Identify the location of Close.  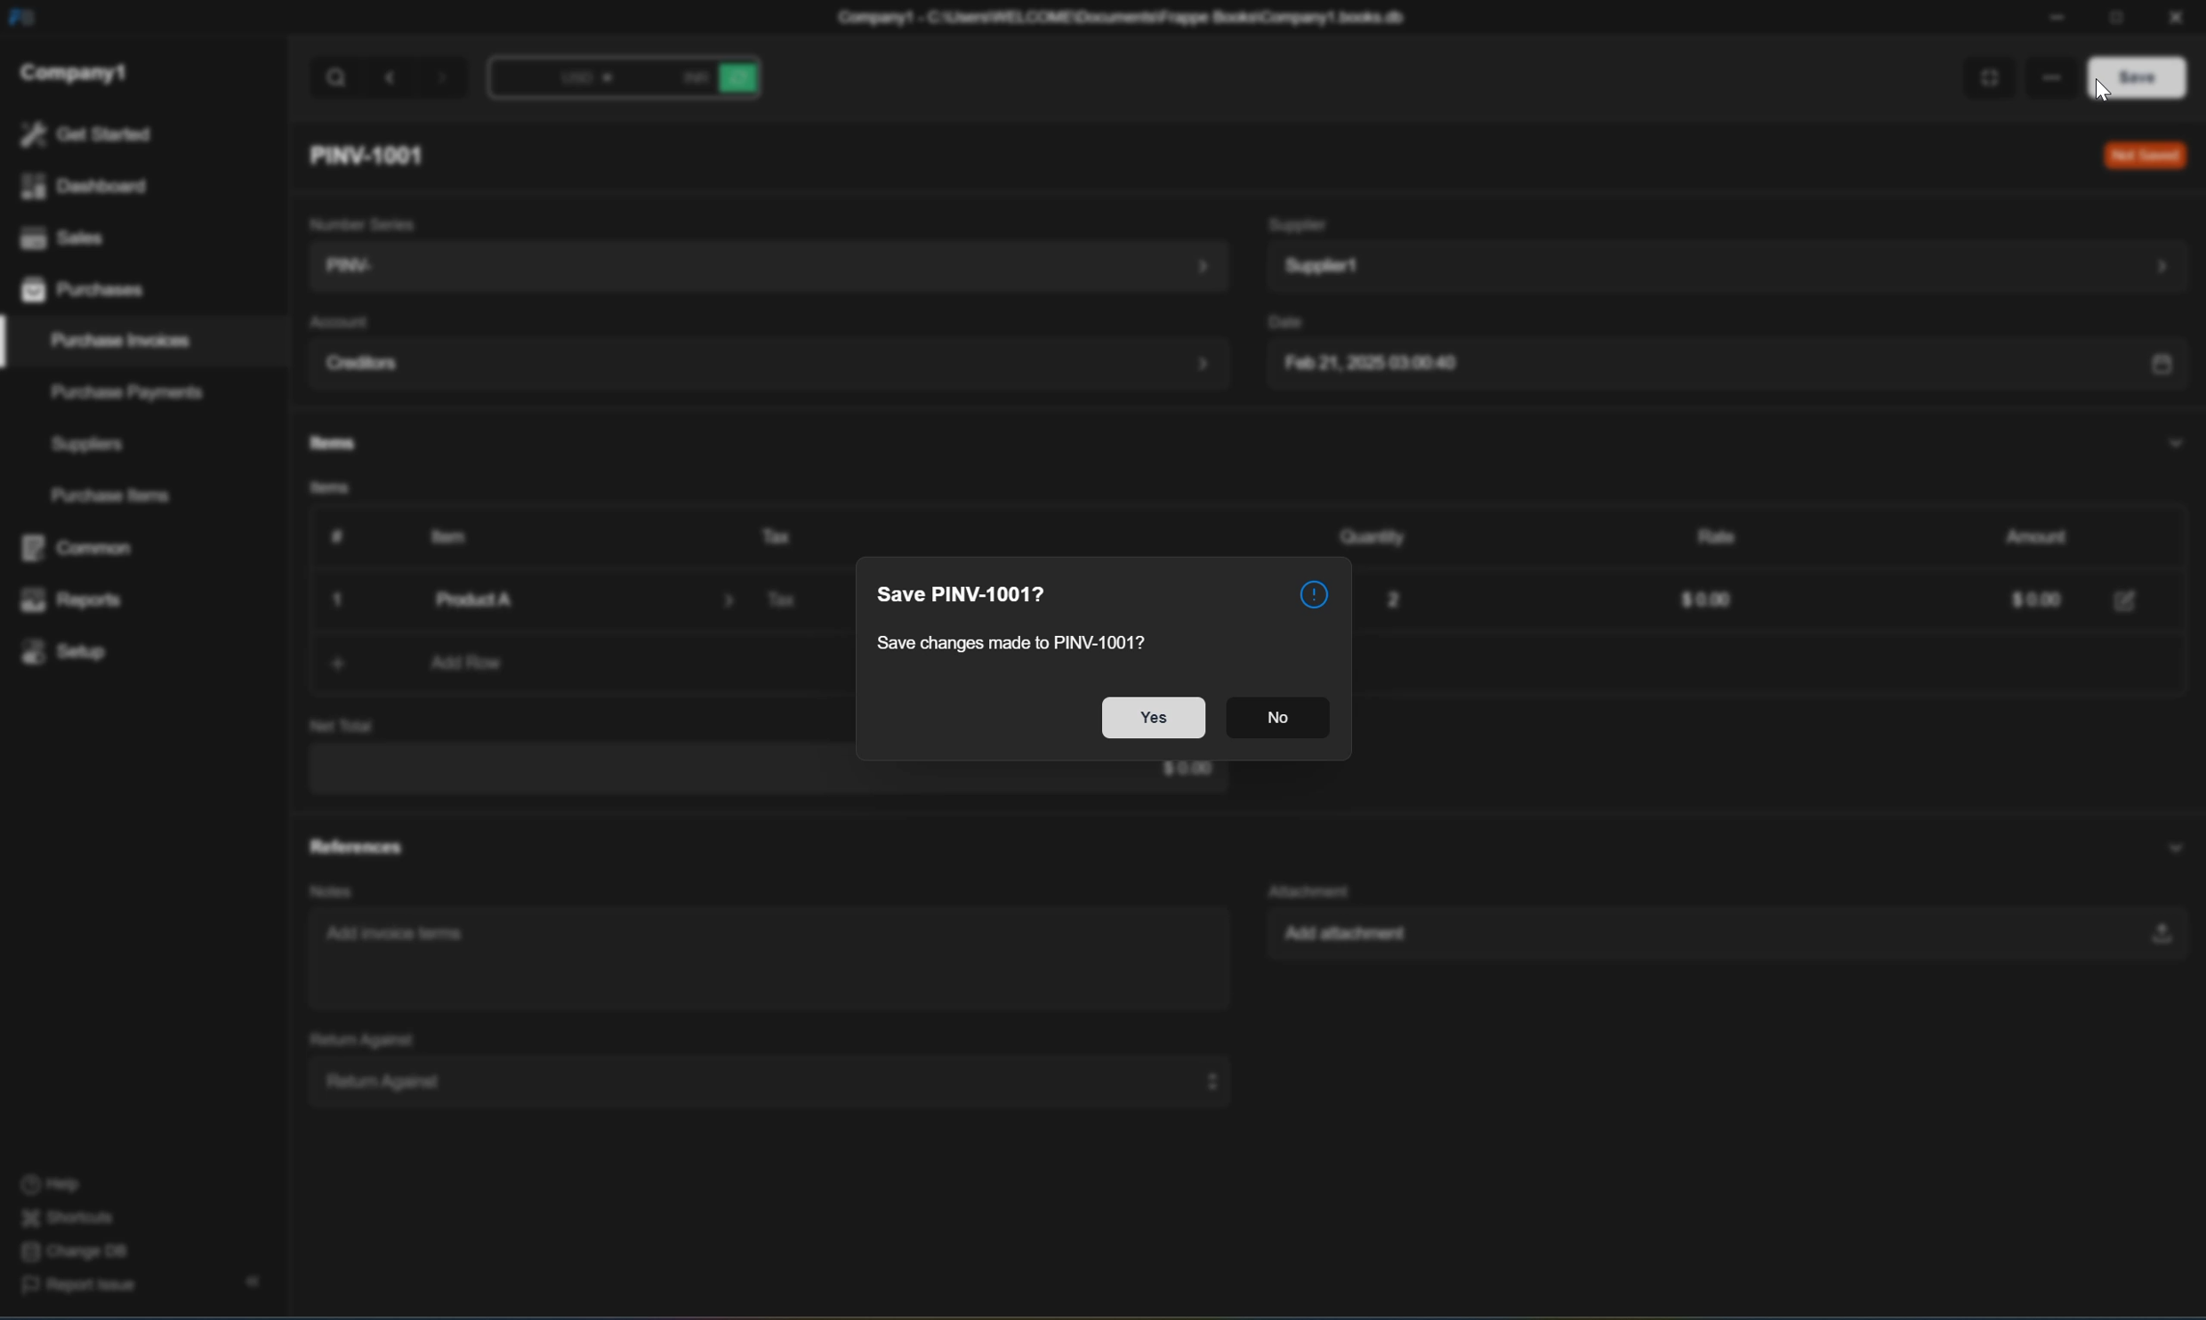
(342, 601).